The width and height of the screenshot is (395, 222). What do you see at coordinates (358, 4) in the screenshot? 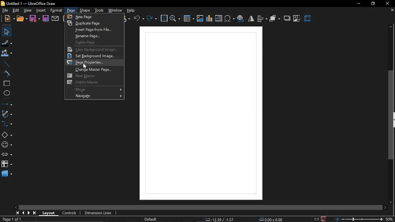
I see `minimize` at bounding box center [358, 4].